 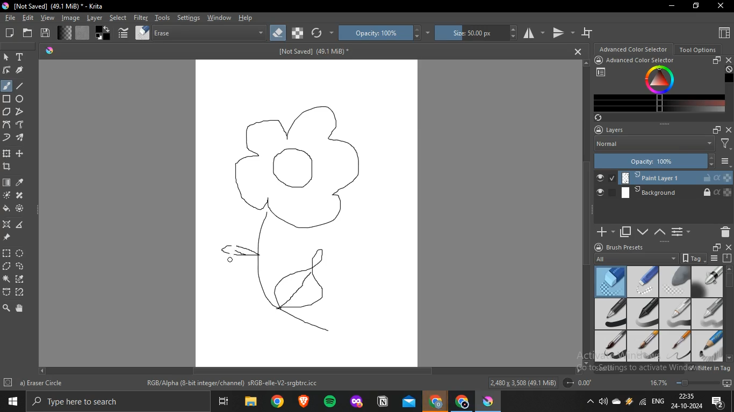 What do you see at coordinates (11, 33) in the screenshot?
I see `create new document` at bounding box center [11, 33].